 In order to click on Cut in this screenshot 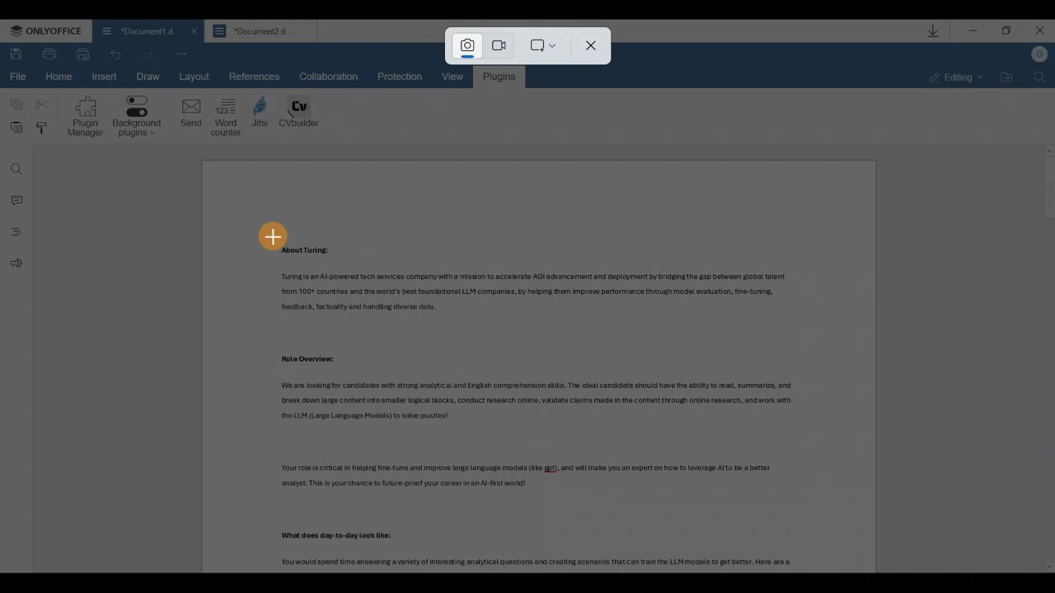, I will do `click(43, 105)`.